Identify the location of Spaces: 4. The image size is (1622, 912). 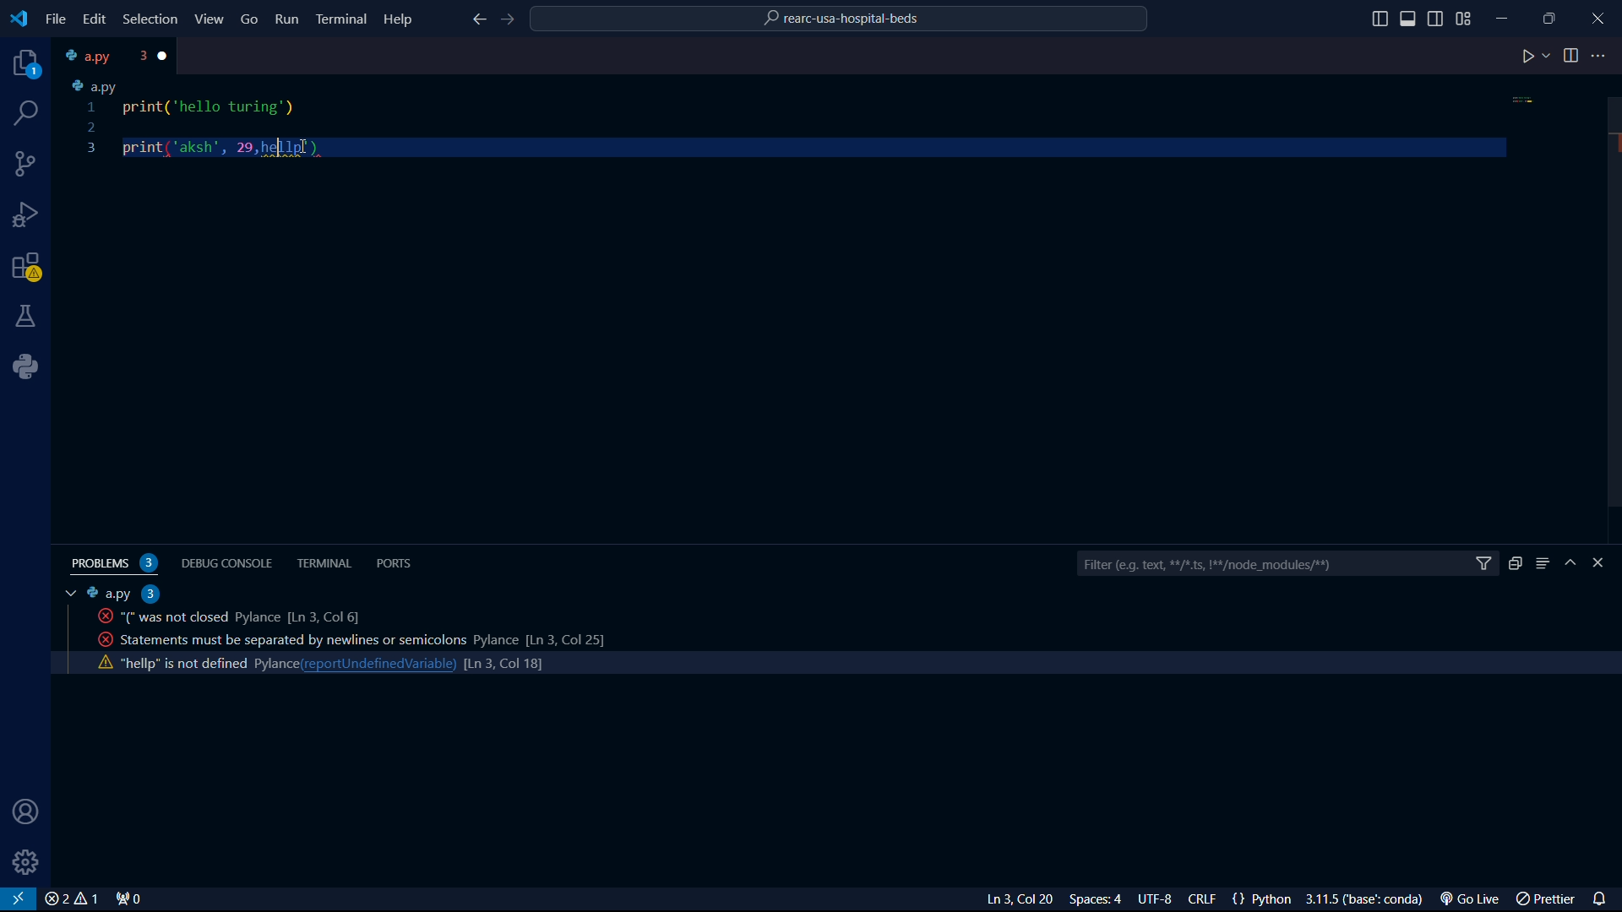
(1099, 899).